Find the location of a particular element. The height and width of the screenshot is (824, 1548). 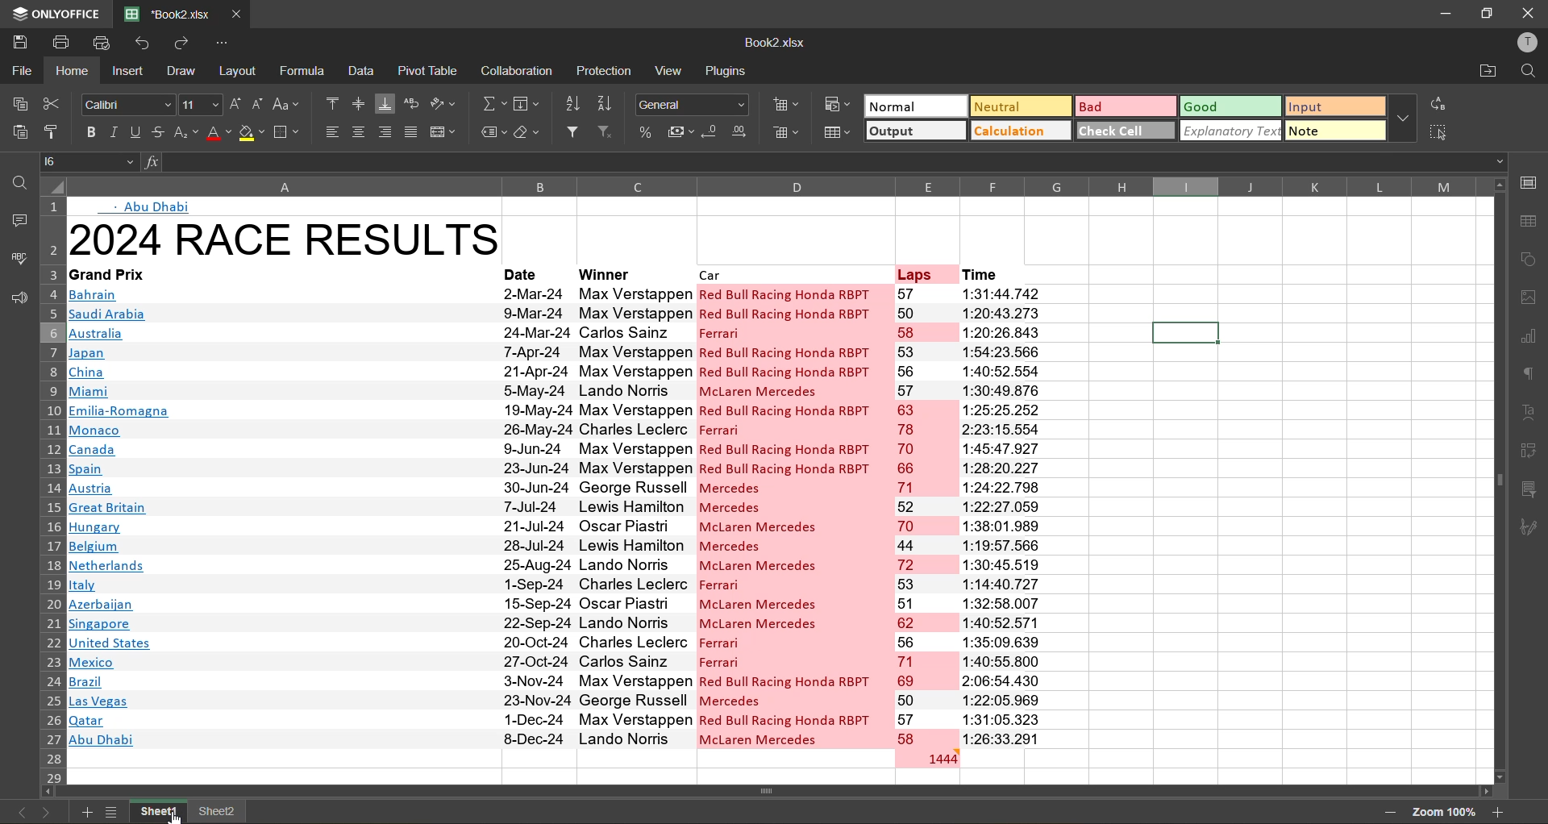

previous is located at coordinates (18, 812).